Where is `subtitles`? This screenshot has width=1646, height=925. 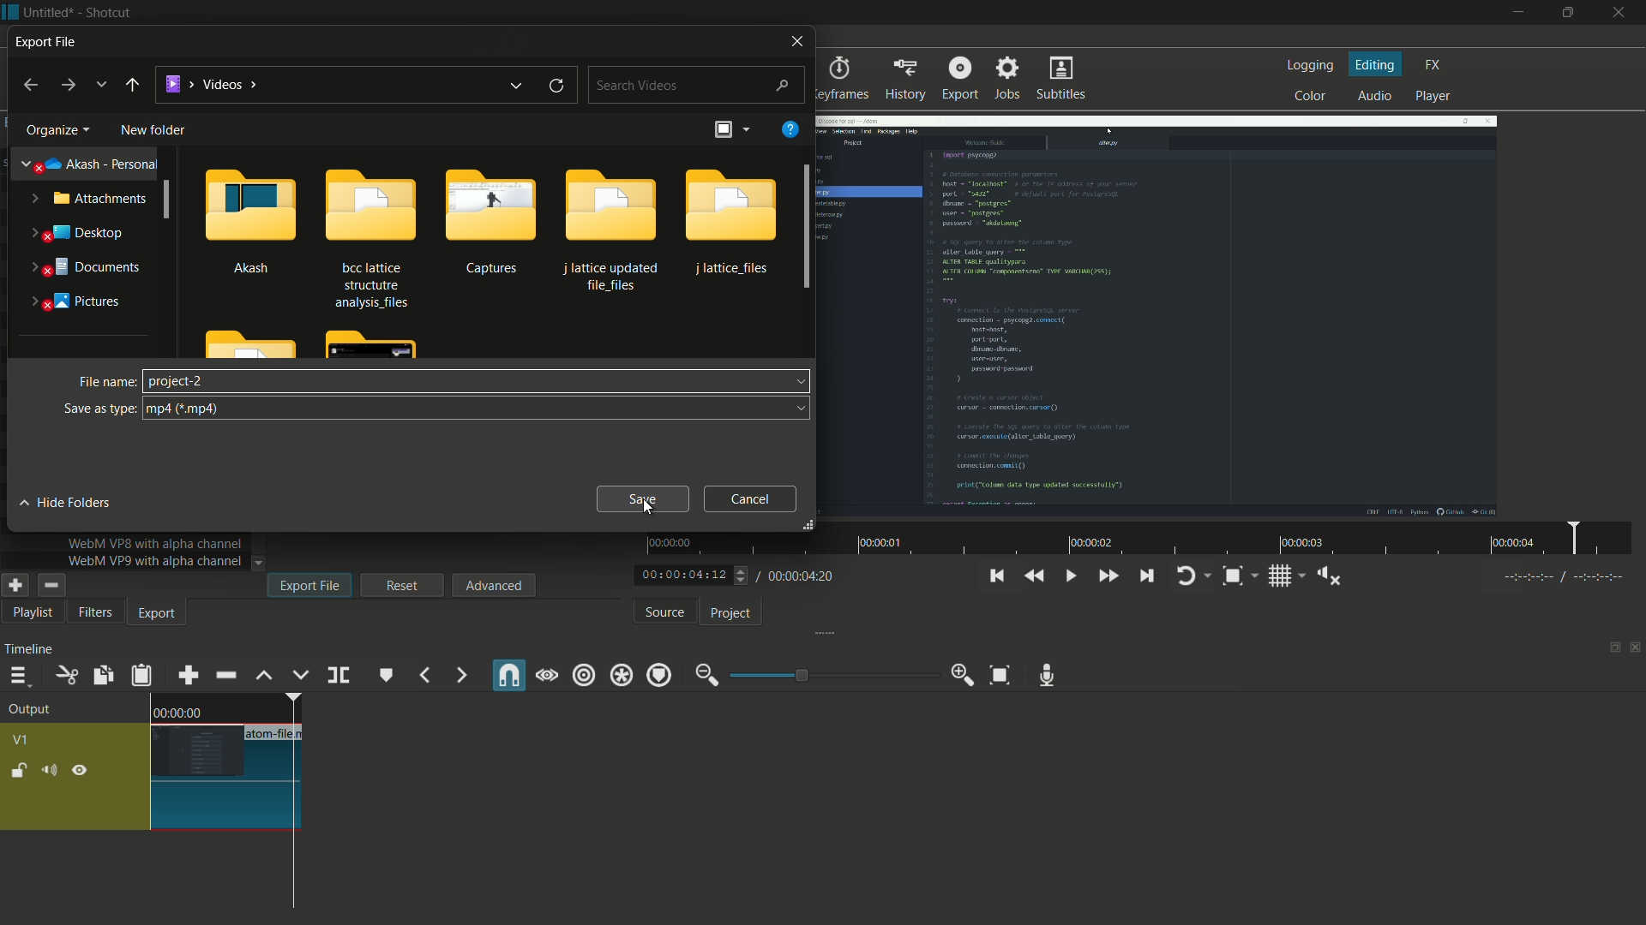
subtitles is located at coordinates (1059, 77).